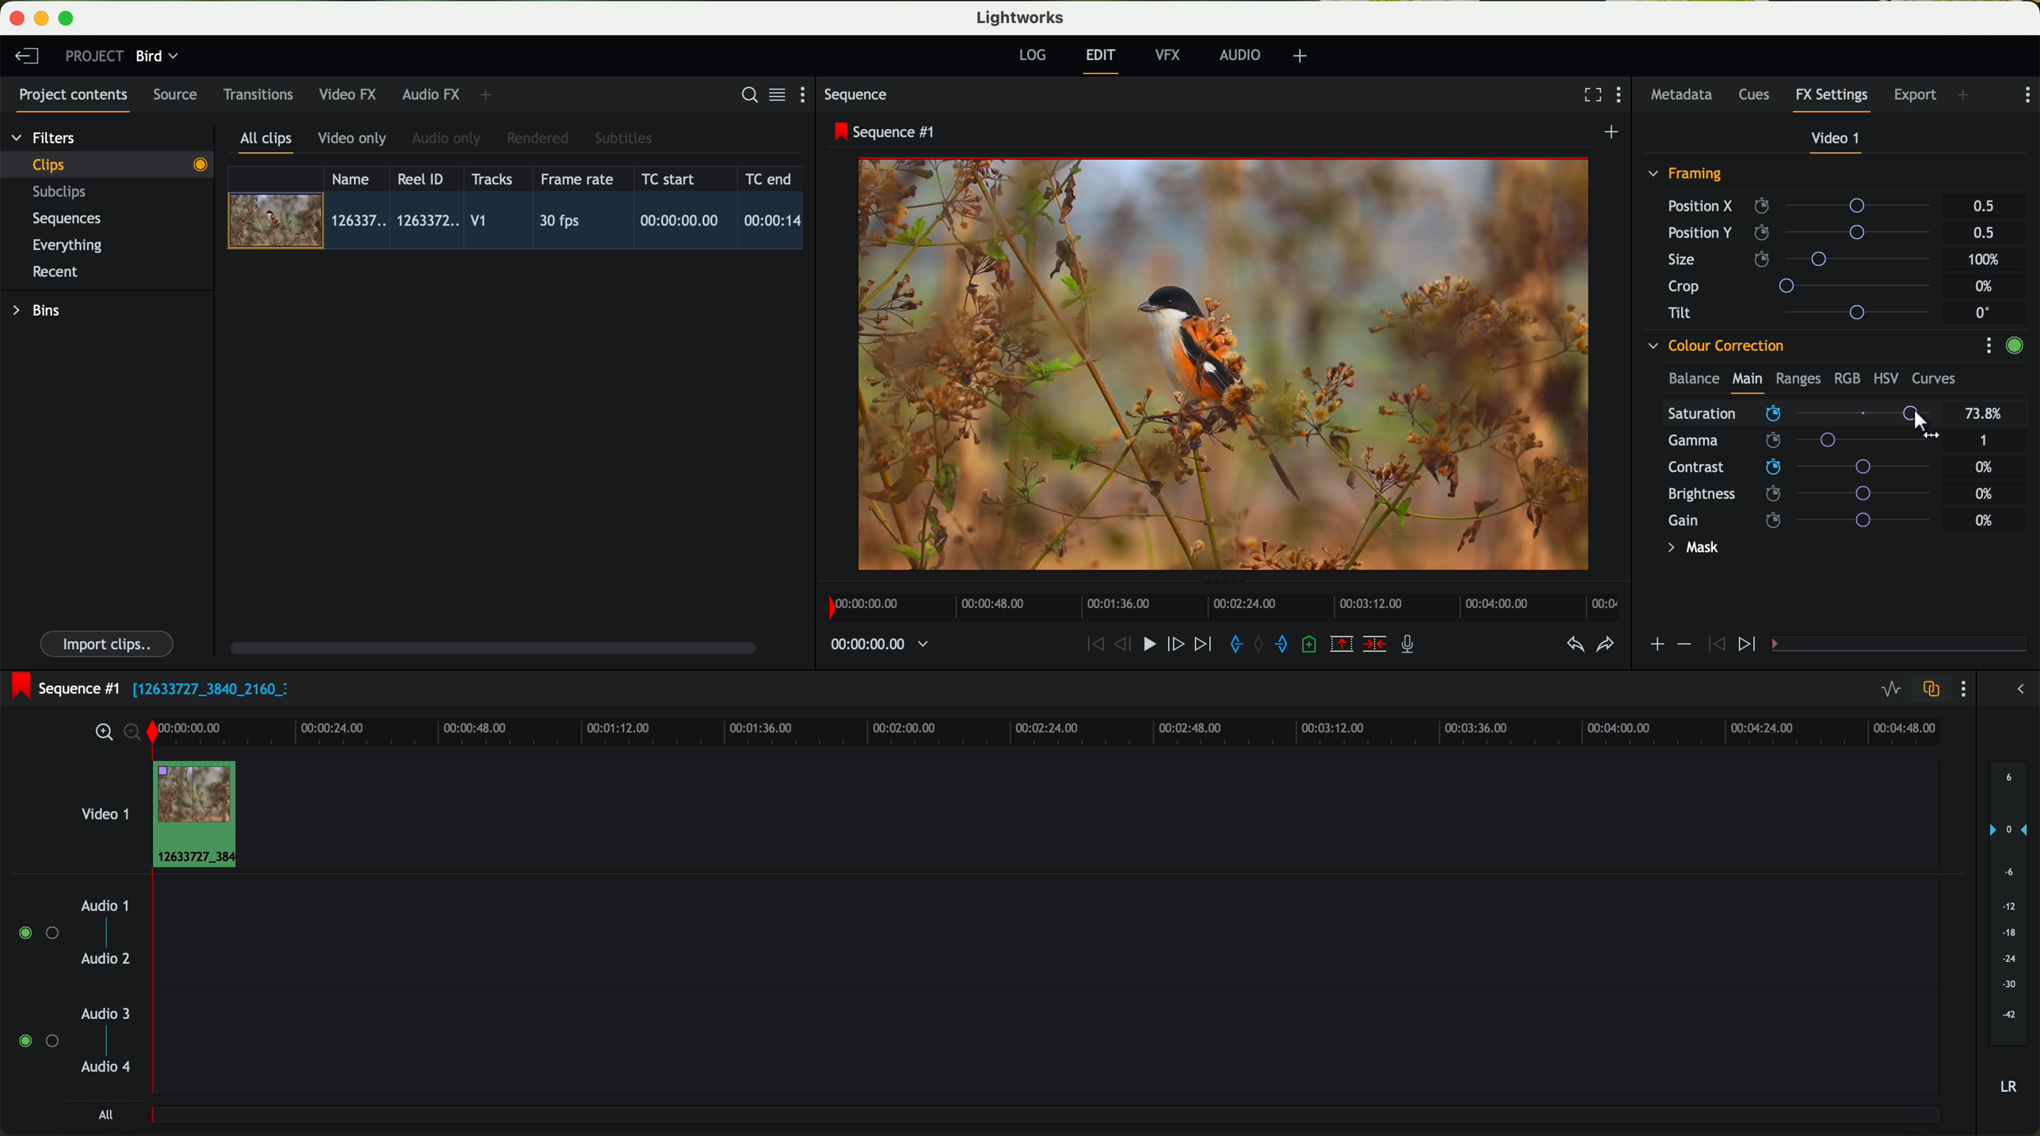  I want to click on show settings menu, so click(2026, 95).